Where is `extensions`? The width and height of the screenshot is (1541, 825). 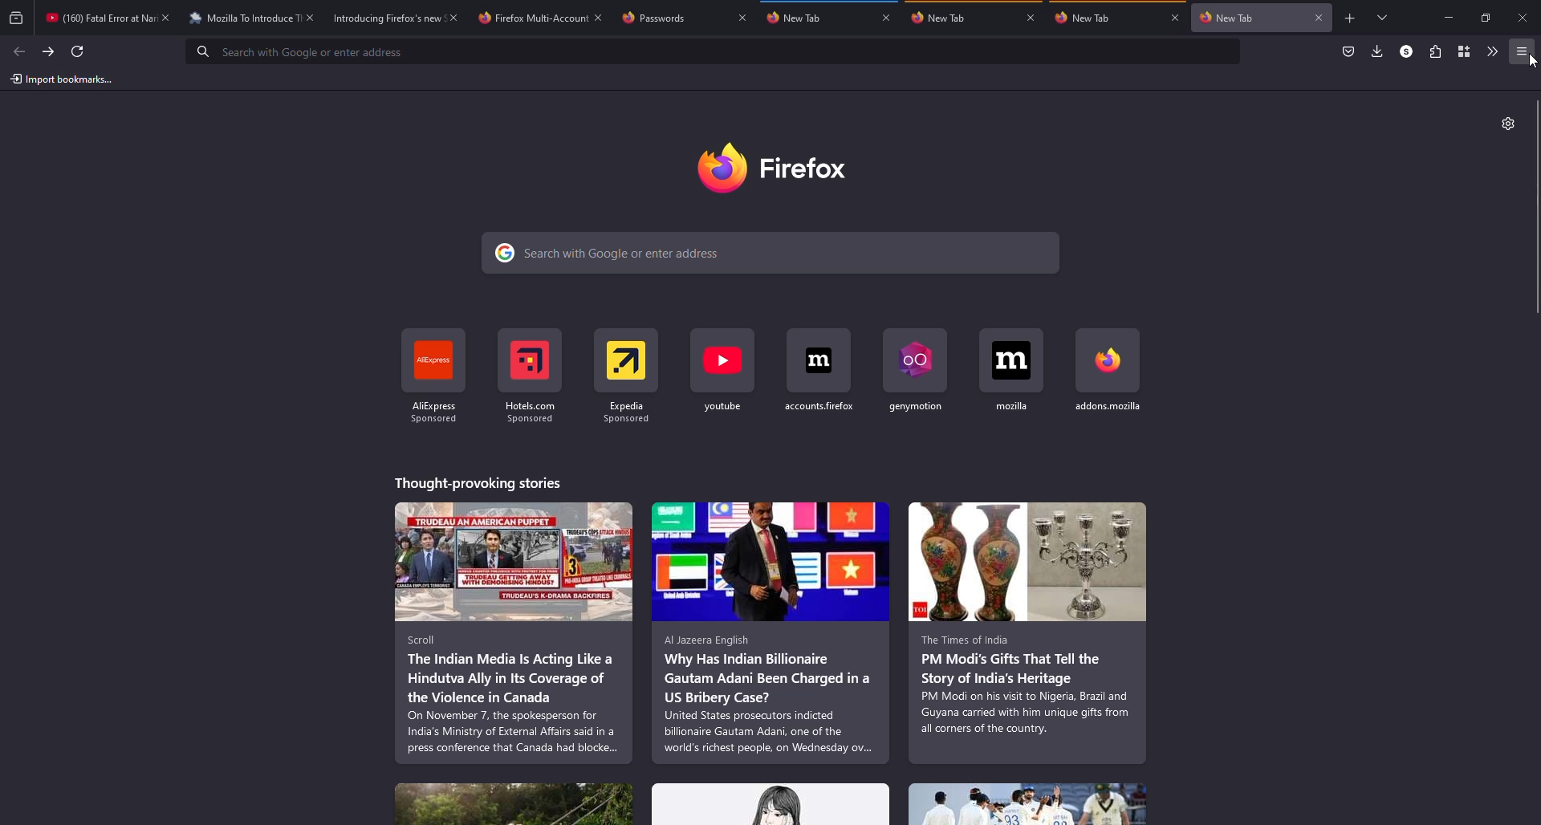 extensions is located at coordinates (1433, 51).